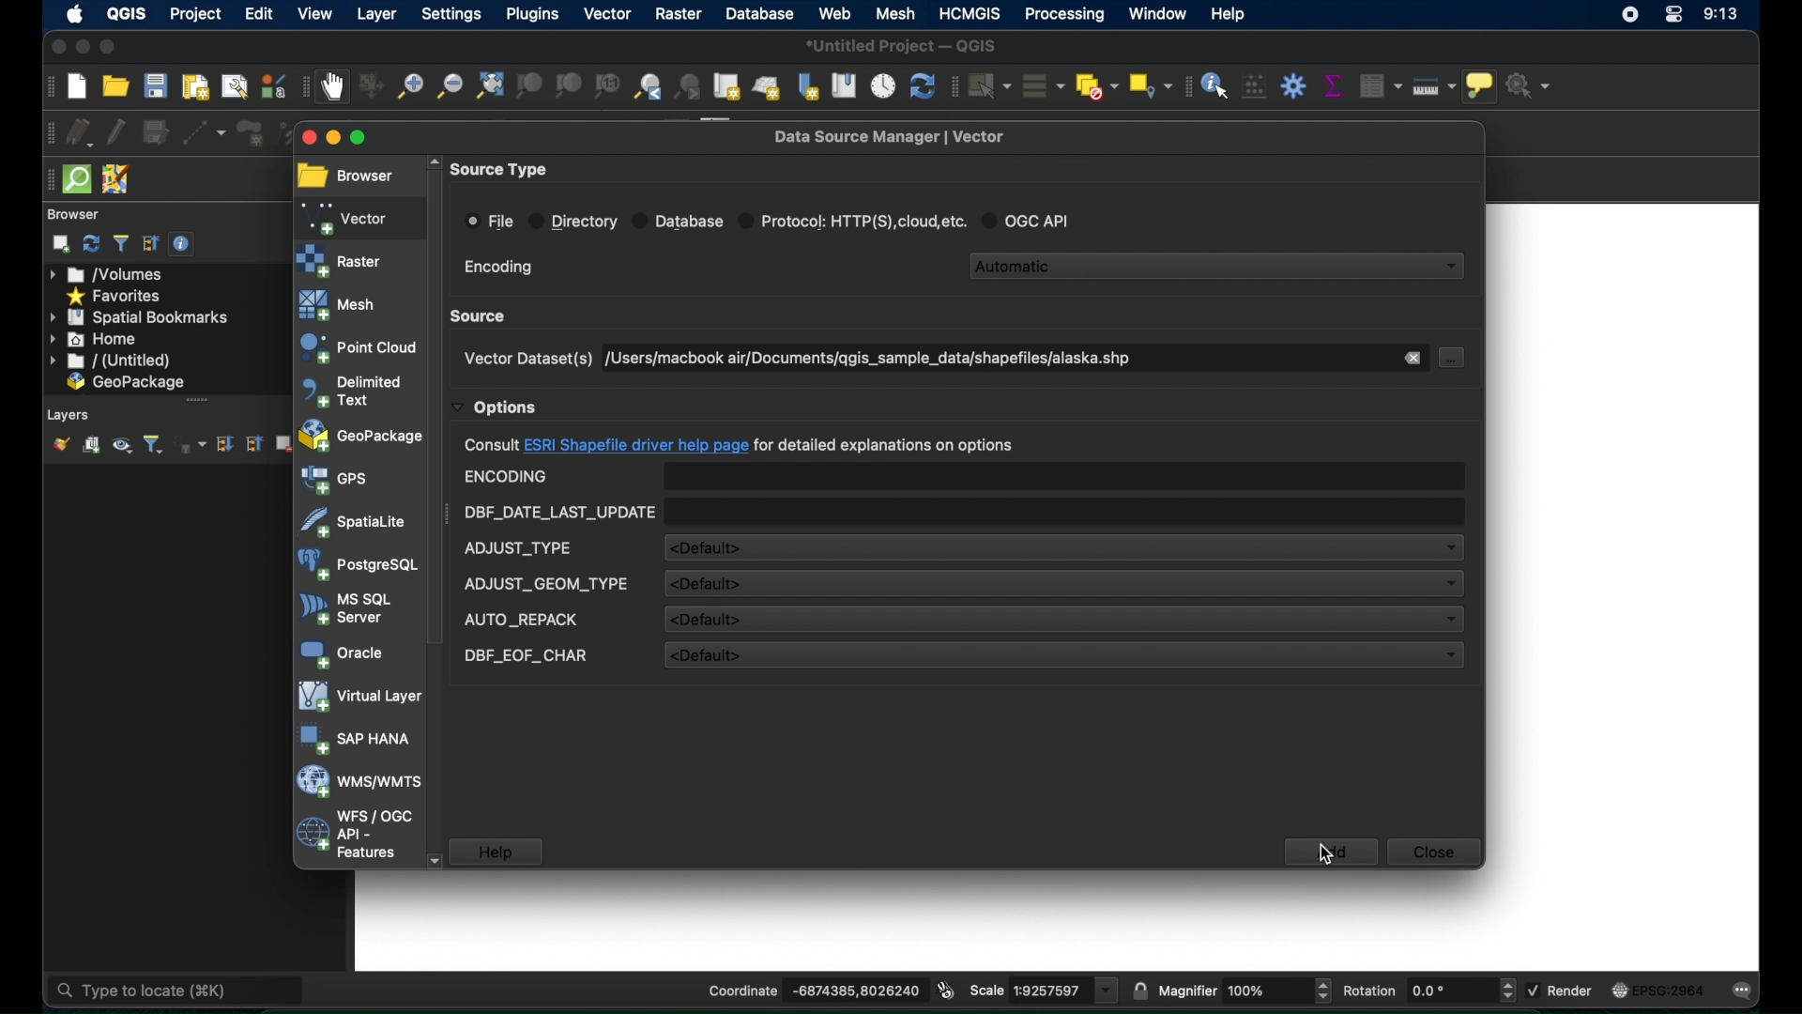 This screenshot has height=1014, width=1802. What do you see at coordinates (358, 565) in the screenshot?
I see `postgresql` at bounding box center [358, 565].